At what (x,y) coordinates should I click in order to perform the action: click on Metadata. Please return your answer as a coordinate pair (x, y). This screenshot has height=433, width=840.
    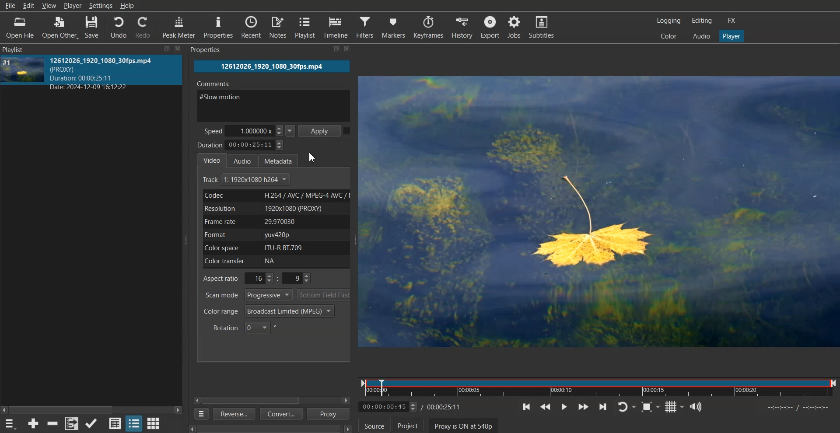
    Looking at the image, I should click on (282, 160).